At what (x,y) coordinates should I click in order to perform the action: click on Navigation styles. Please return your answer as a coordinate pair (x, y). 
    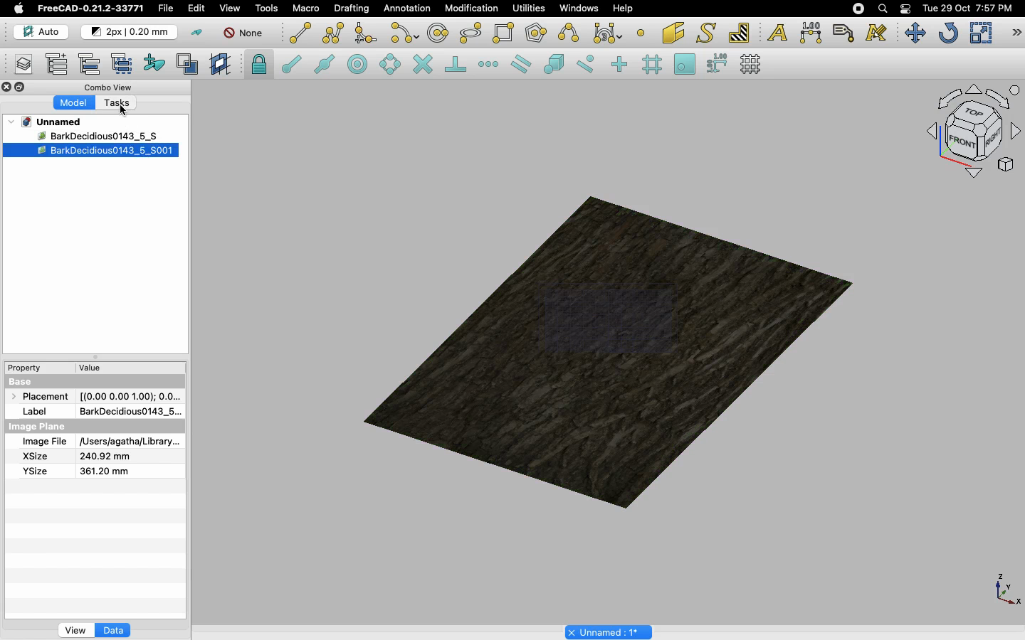
    Looking at the image, I should click on (972, 134).